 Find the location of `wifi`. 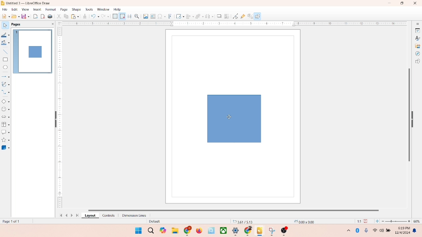

wifi is located at coordinates (375, 229).